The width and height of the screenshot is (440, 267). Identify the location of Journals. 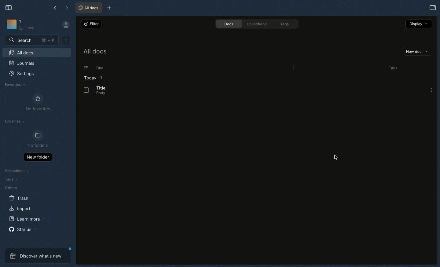
(22, 64).